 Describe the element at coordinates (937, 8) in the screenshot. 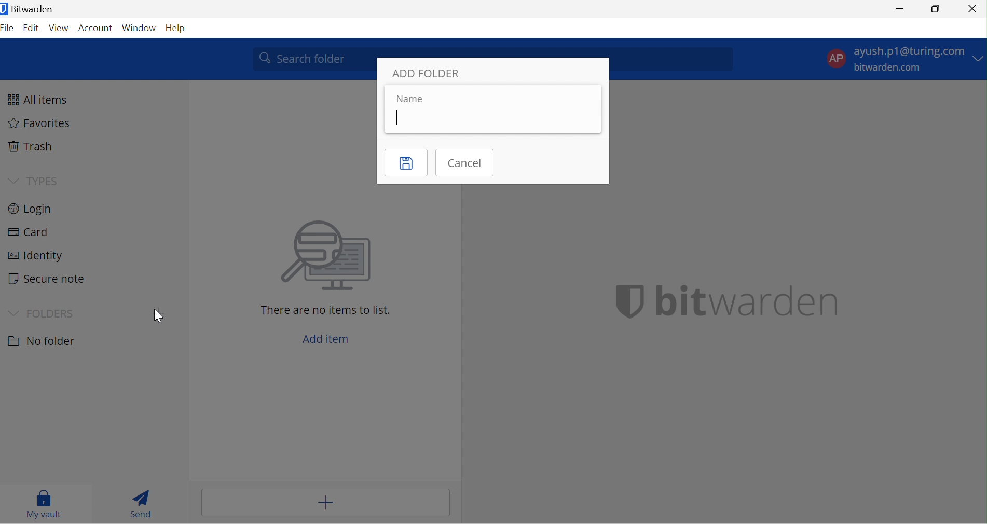

I see `Restore Down` at that location.